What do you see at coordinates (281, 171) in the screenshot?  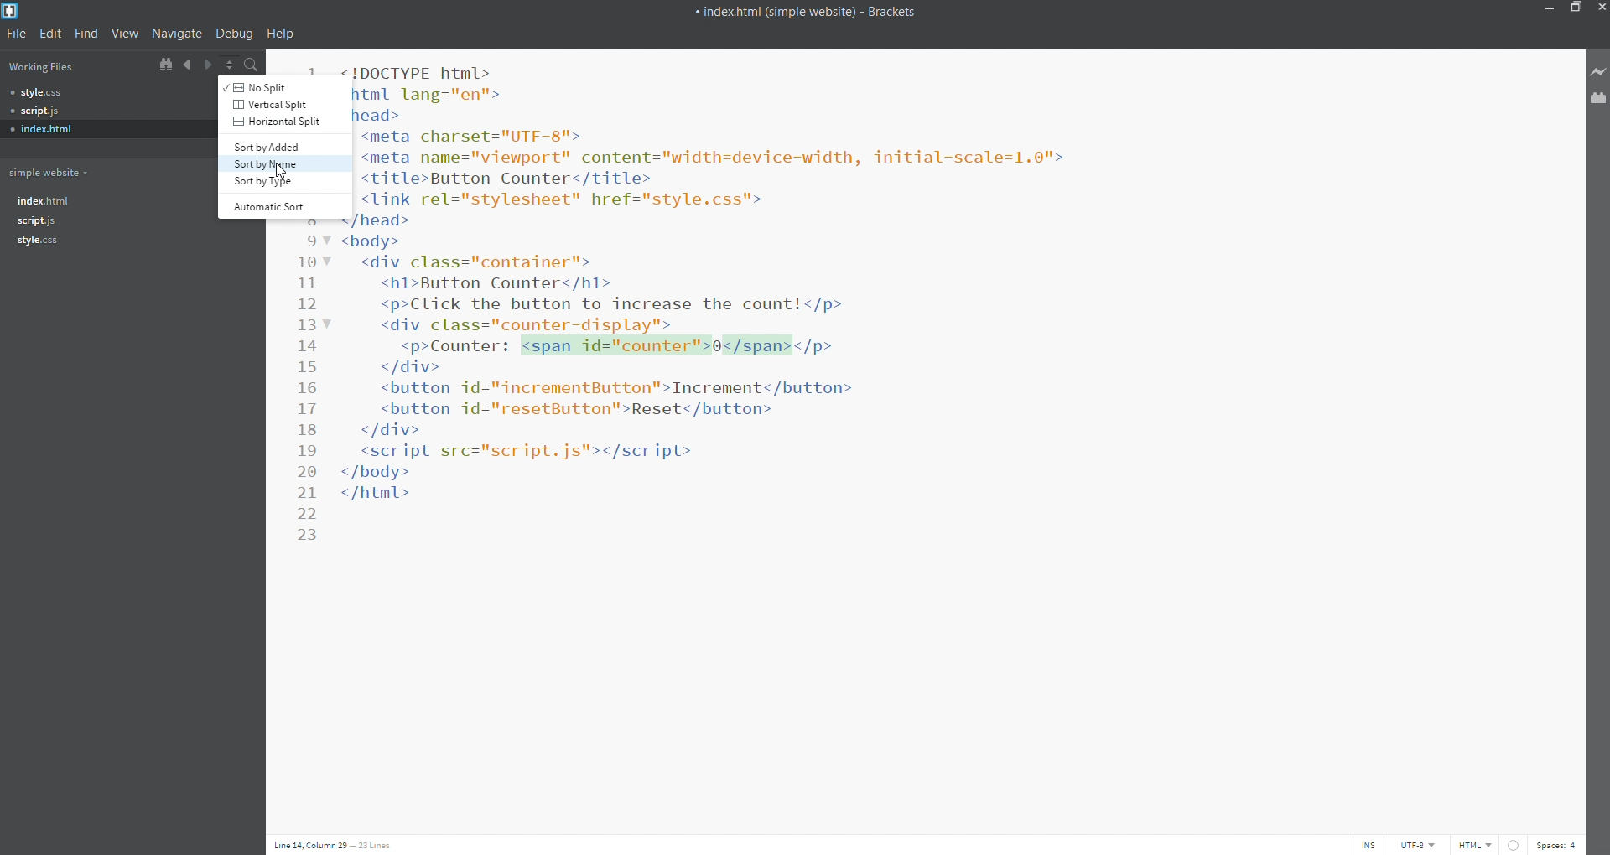 I see `cursor` at bounding box center [281, 171].